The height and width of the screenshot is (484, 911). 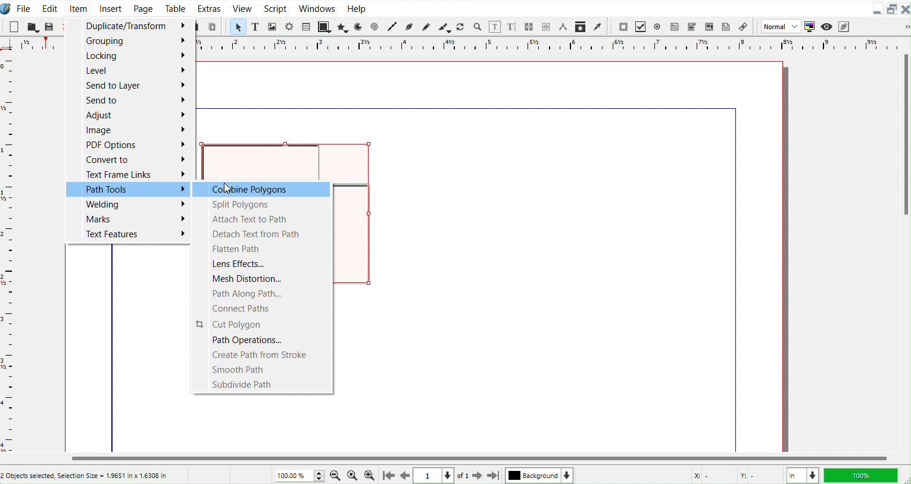 What do you see at coordinates (14, 26) in the screenshot?
I see `New` at bounding box center [14, 26].